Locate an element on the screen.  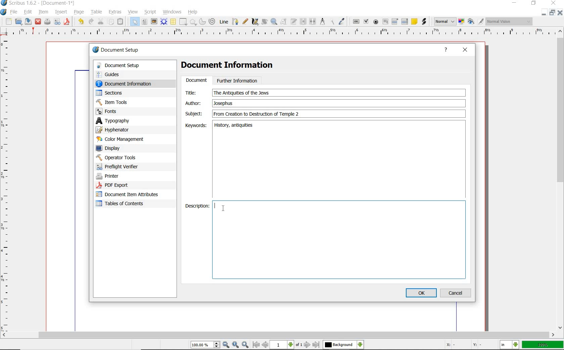
document item attributes is located at coordinates (130, 195).